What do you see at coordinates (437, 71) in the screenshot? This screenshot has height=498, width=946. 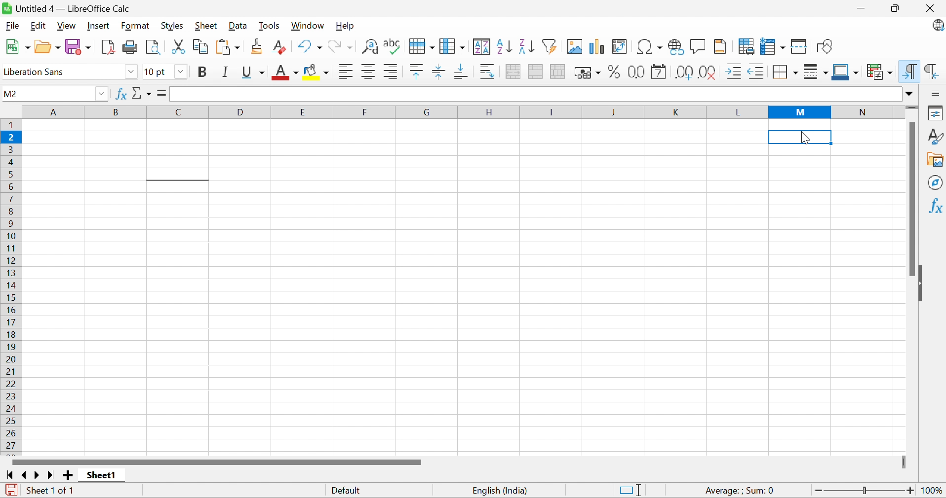 I see `Center vertically` at bounding box center [437, 71].